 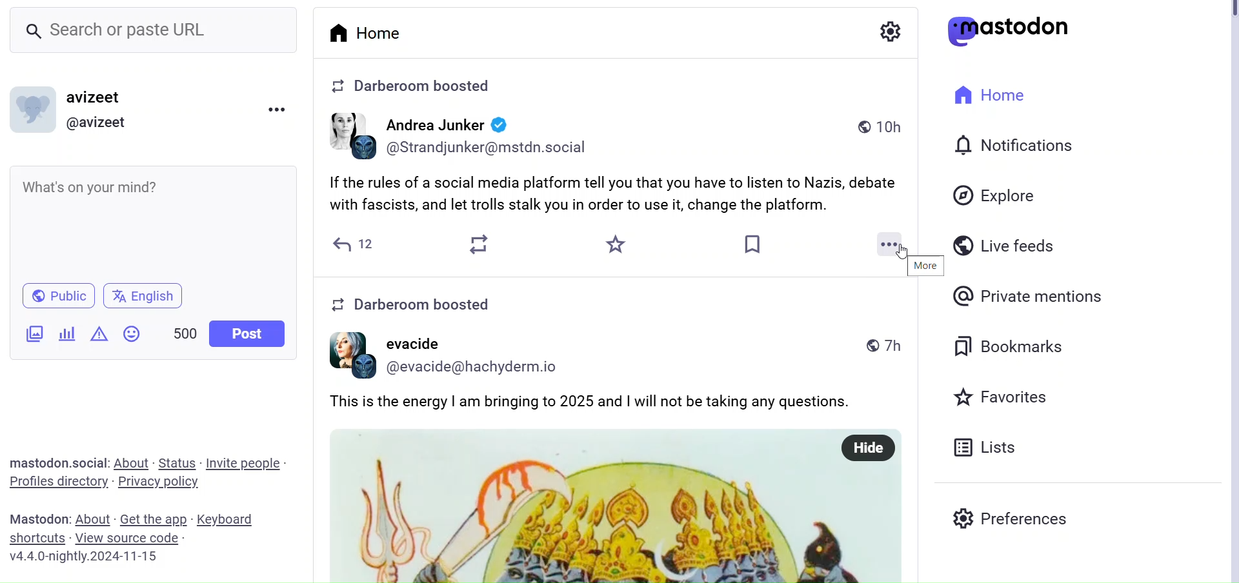 I want to click on Public, so click(x=57, y=297).